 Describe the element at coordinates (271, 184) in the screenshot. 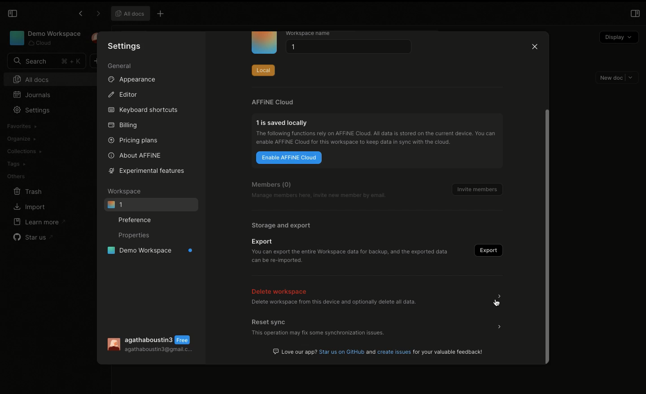

I see `Members (0)` at that location.